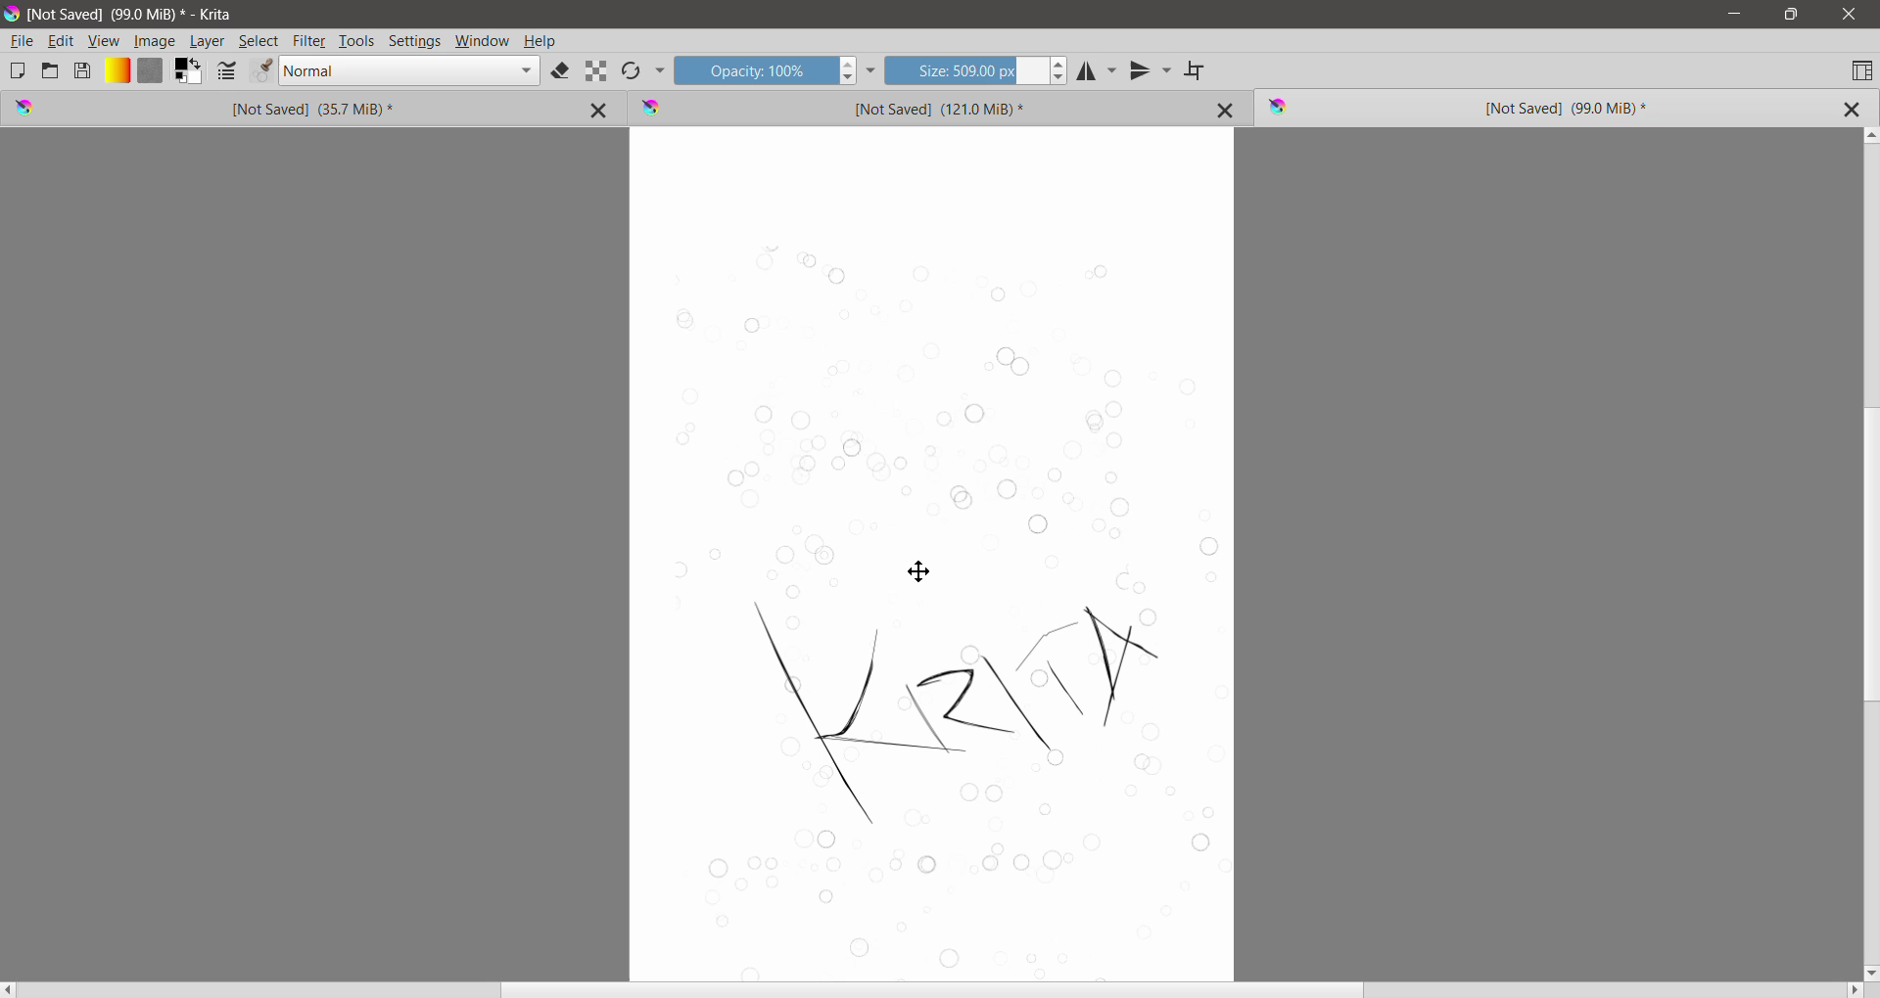  What do you see at coordinates (483, 42) in the screenshot?
I see `Window` at bounding box center [483, 42].